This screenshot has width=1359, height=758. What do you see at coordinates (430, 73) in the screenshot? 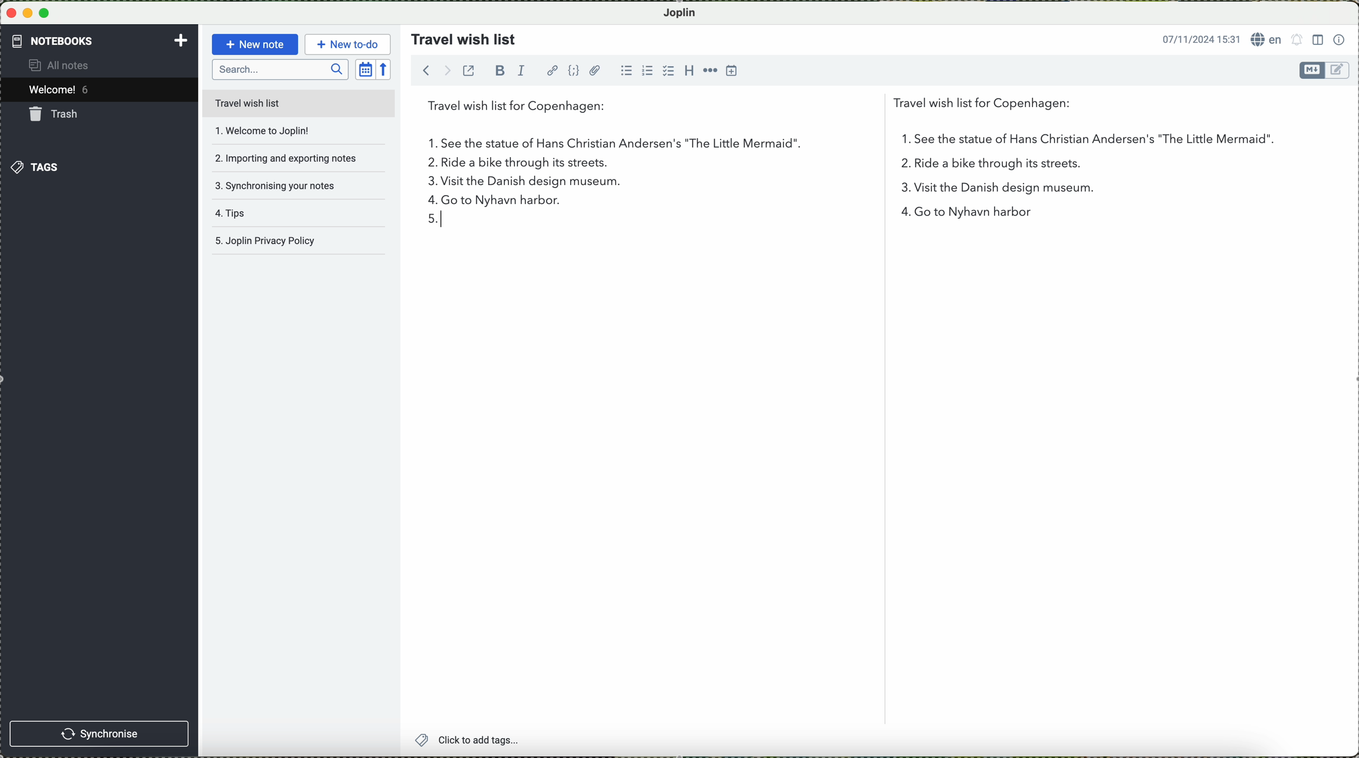
I see `navigate` at bounding box center [430, 73].